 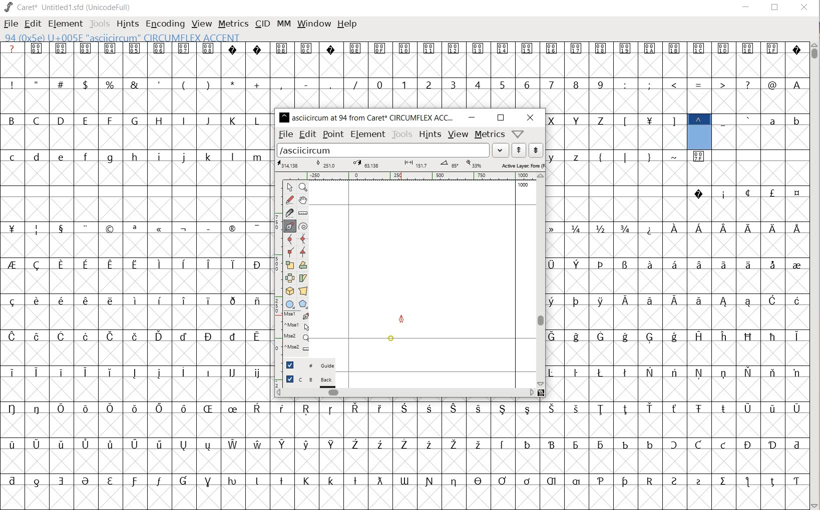 I want to click on CID, so click(x=262, y=23).